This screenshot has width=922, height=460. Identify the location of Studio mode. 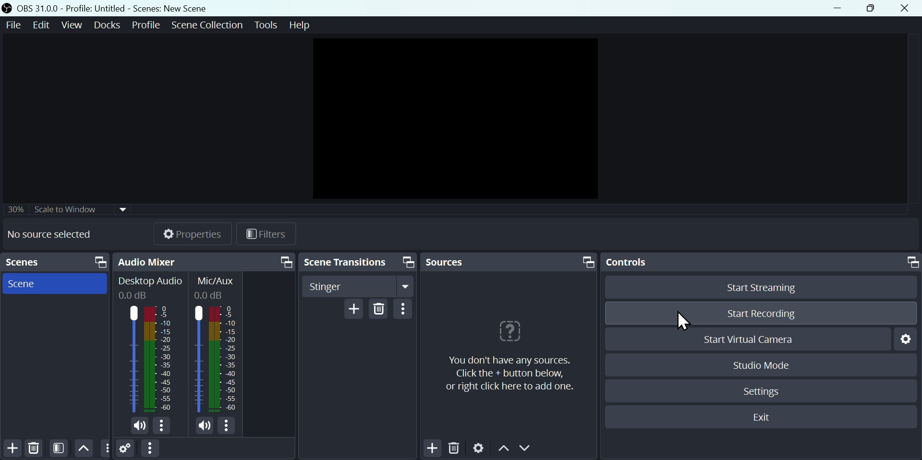
(762, 363).